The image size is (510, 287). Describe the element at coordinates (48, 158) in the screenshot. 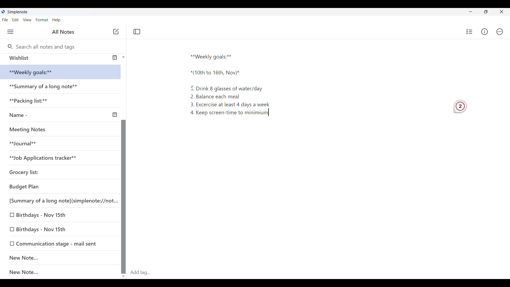

I see `**Job Applications tracker**` at that location.